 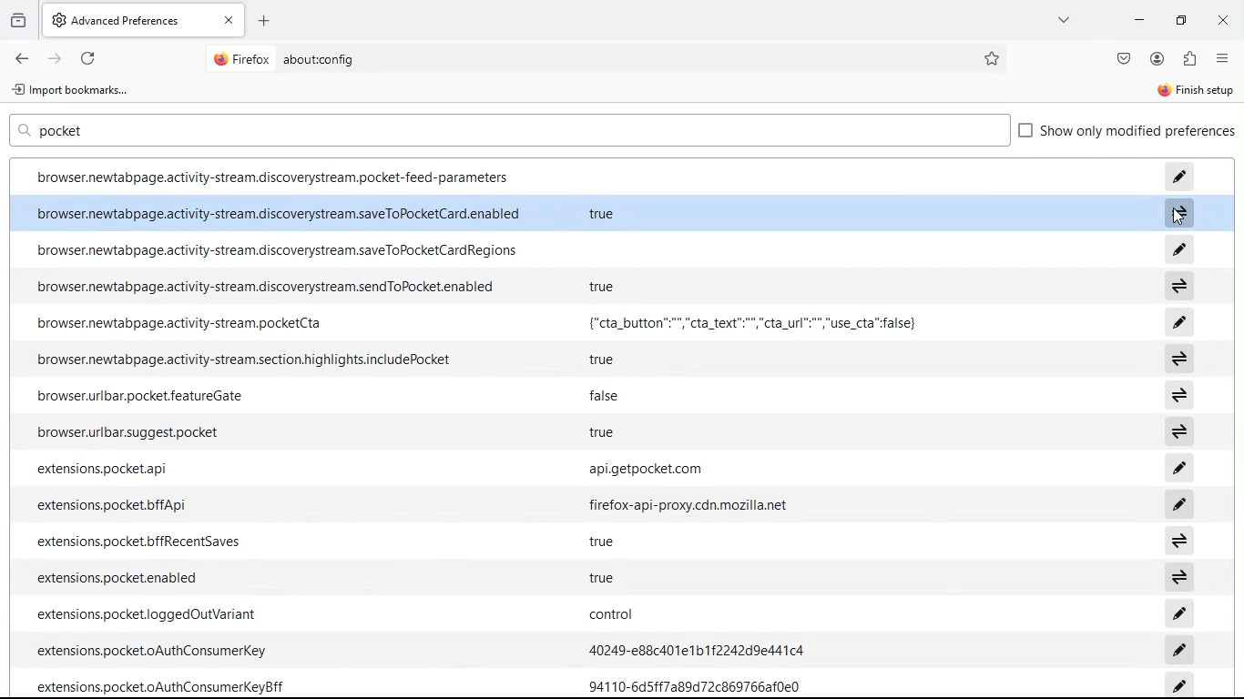 What do you see at coordinates (1179, 216) in the screenshot?
I see `Cursor` at bounding box center [1179, 216].